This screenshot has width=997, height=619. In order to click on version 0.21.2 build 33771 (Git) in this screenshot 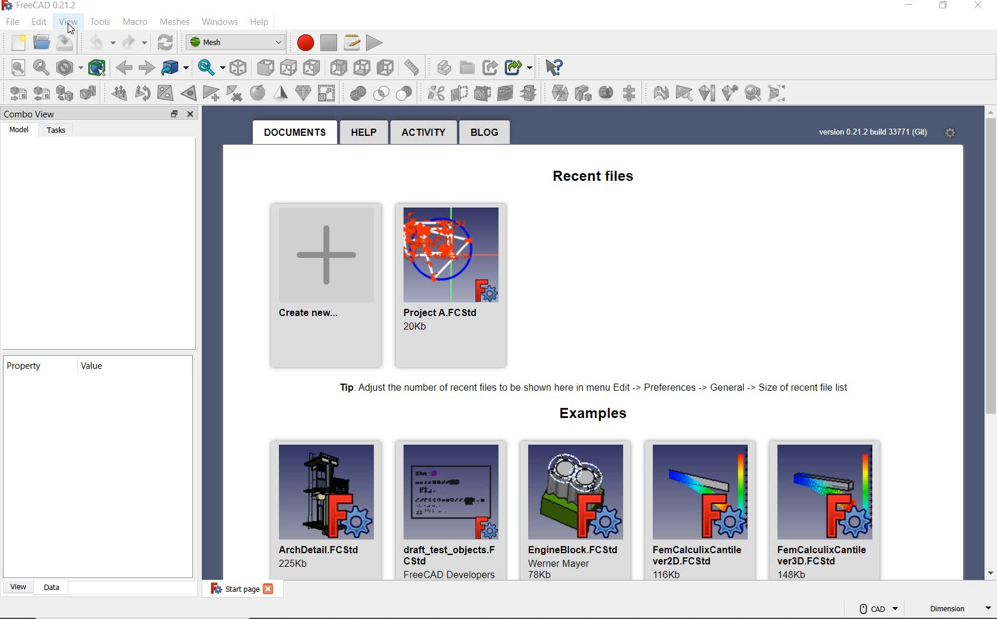, I will do `click(872, 132)`.